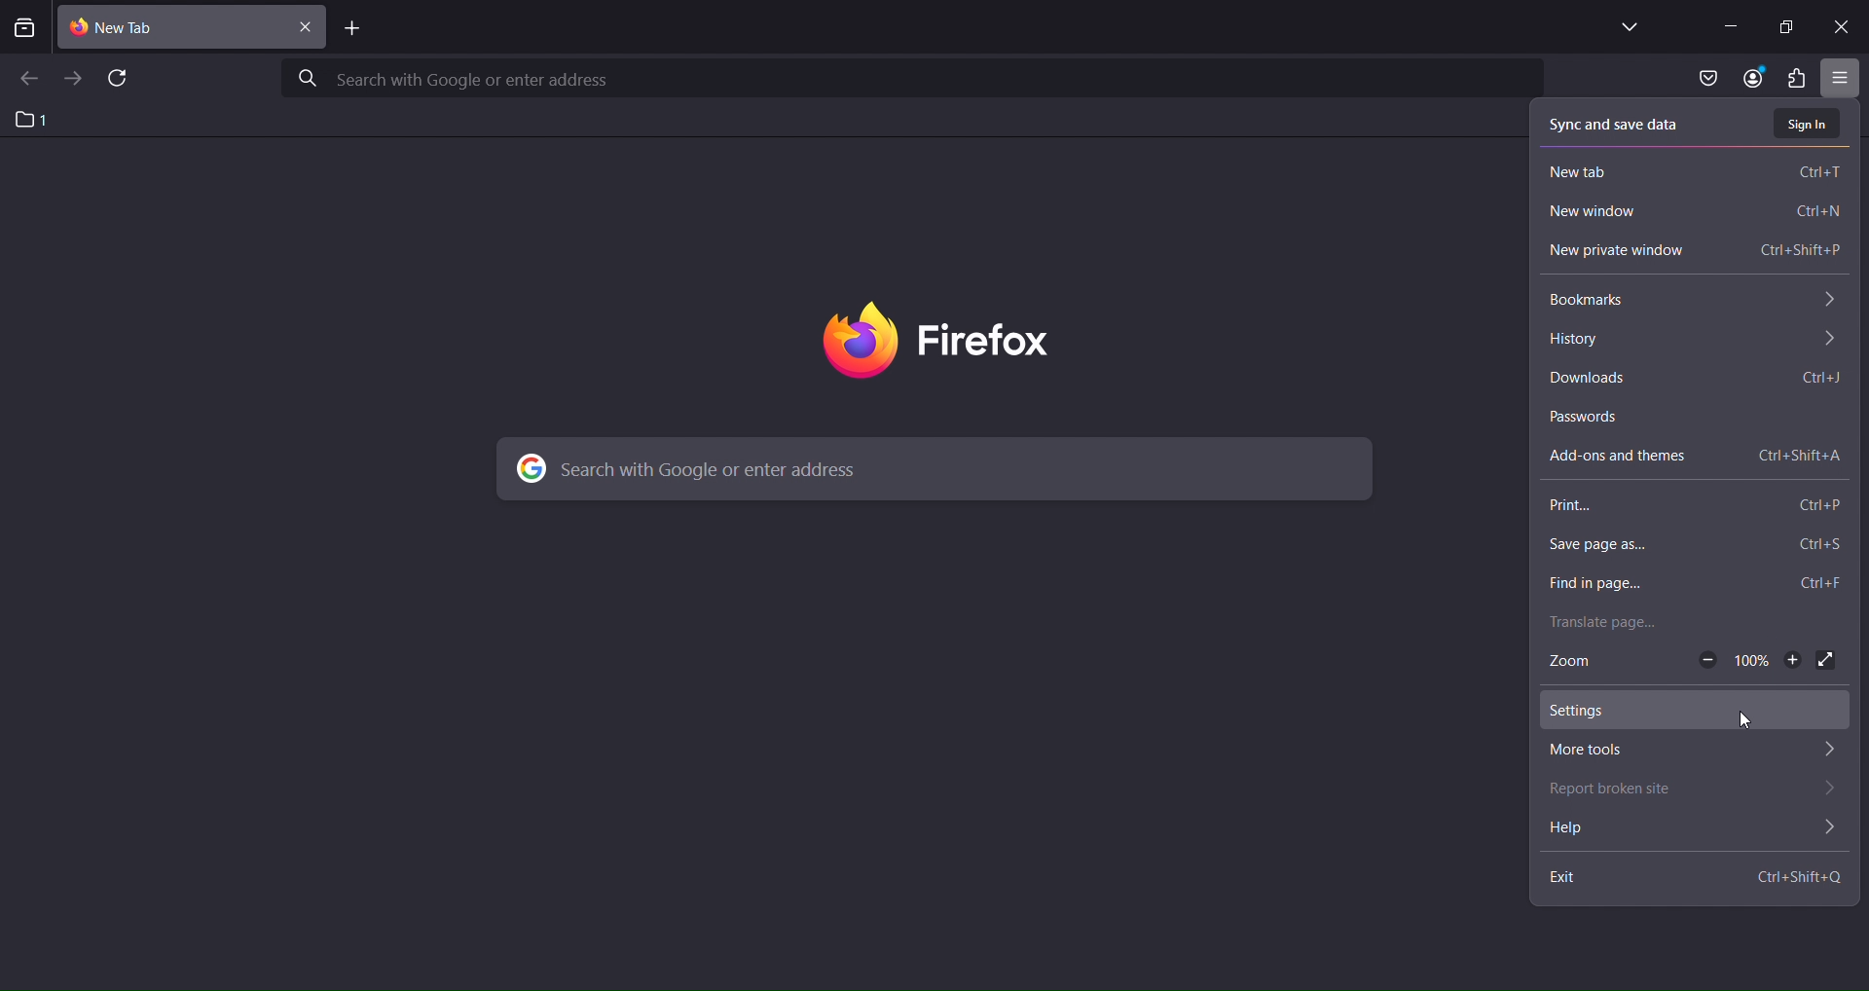  What do you see at coordinates (1812, 128) in the screenshot?
I see `sign in` at bounding box center [1812, 128].